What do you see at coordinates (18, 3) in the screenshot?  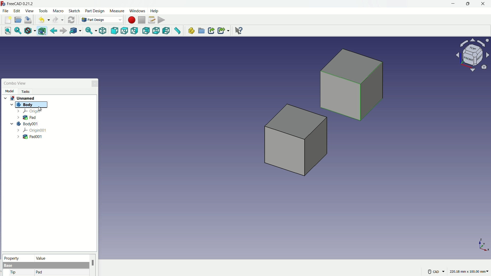 I see `FreeCAD 0.21.2` at bounding box center [18, 3].